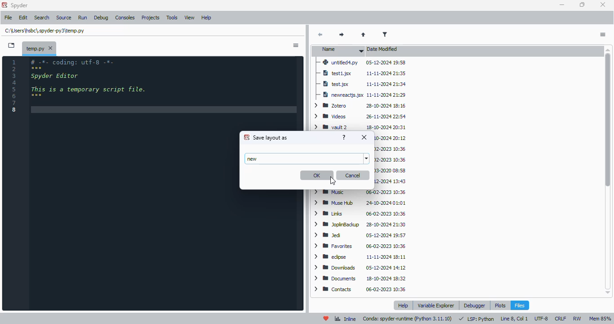  I want to click on next, so click(342, 35).